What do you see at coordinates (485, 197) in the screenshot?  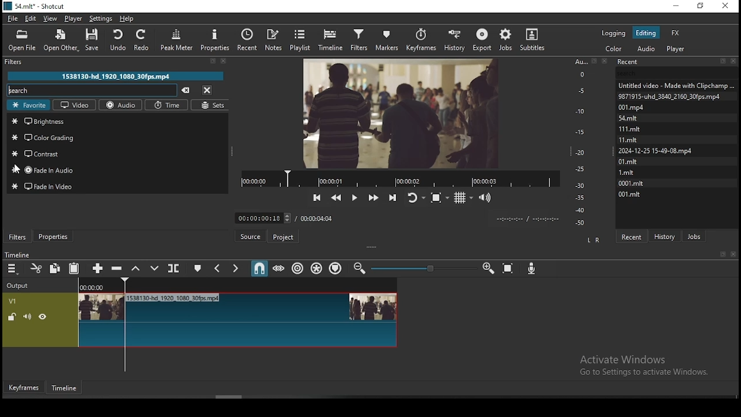 I see `volume control` at bounding box center [485, 197].